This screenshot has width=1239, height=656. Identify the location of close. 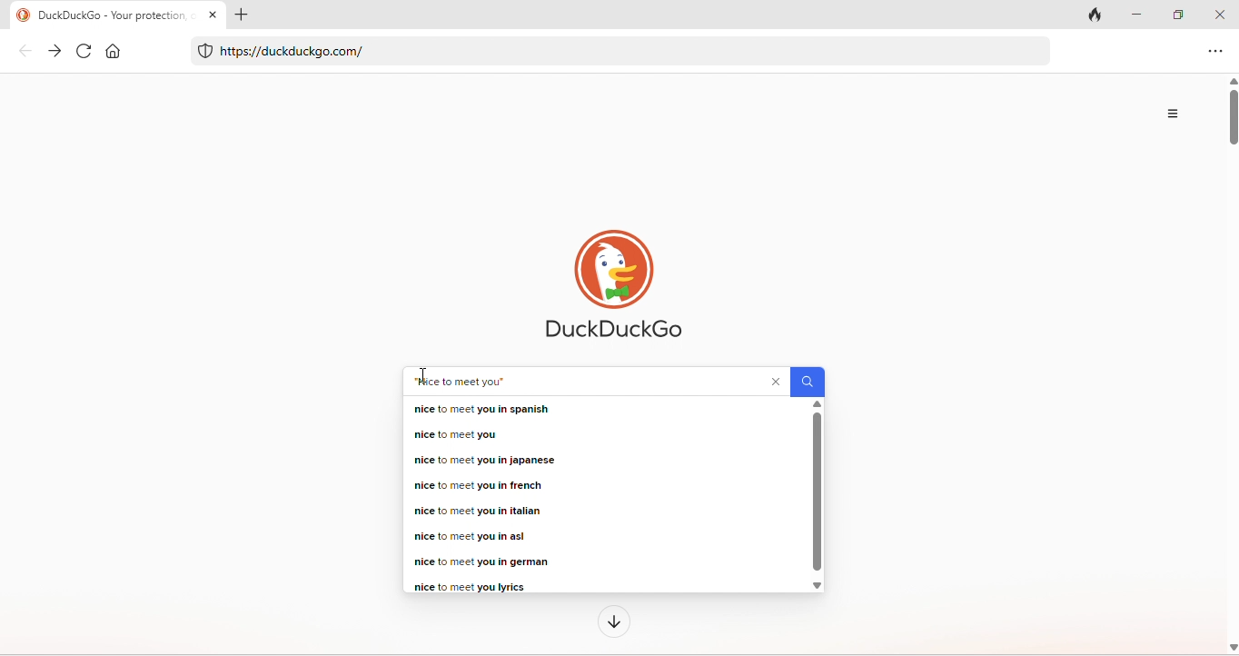
(778, 382).